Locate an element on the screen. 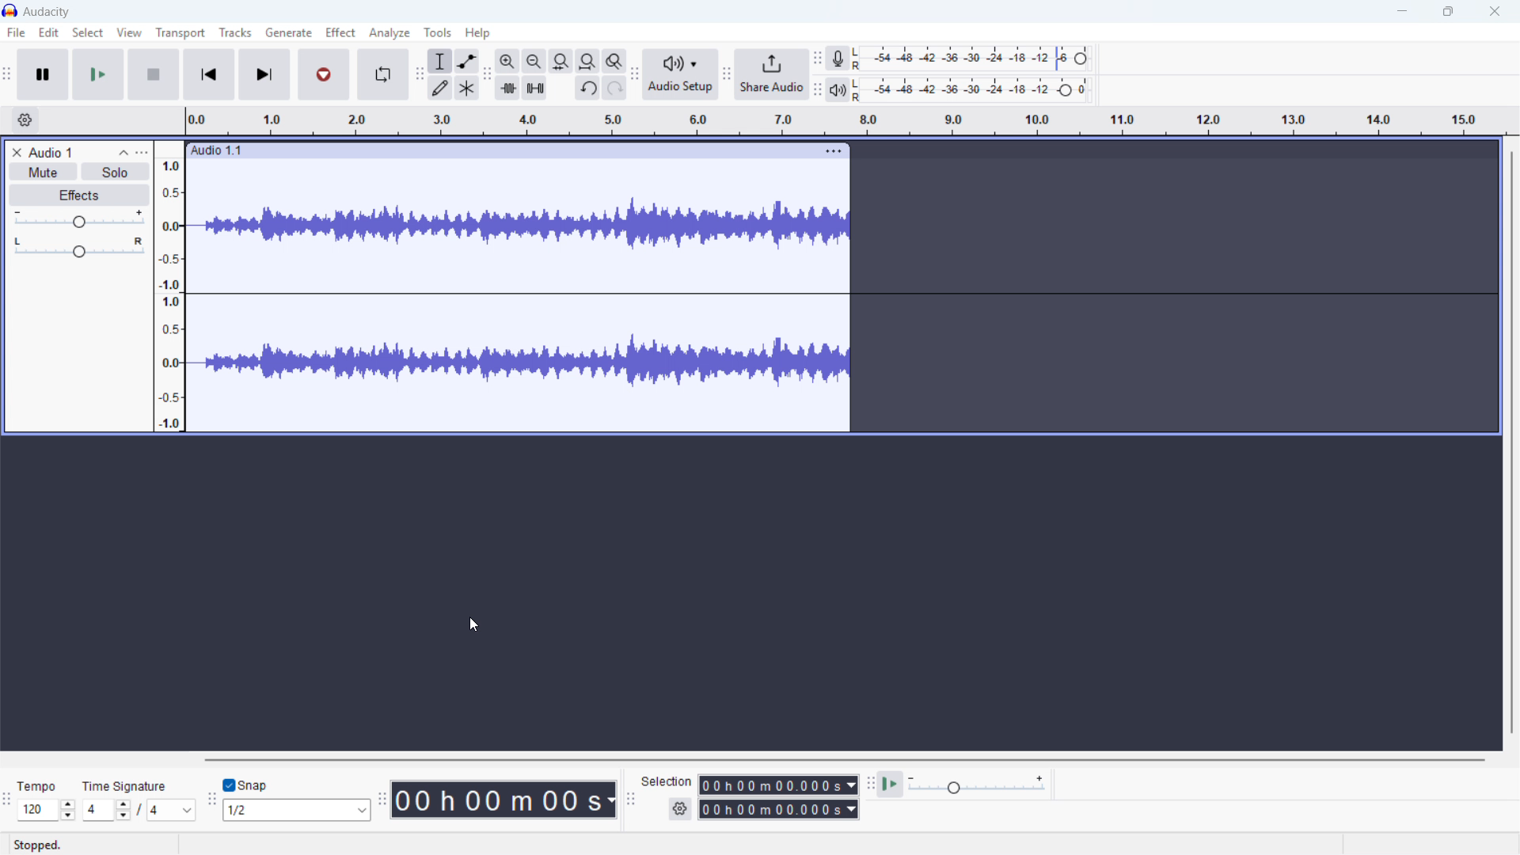 Image resolution: width=1520 pixels, height=855 pixels. Track title  is located at coordinates (74, 151).